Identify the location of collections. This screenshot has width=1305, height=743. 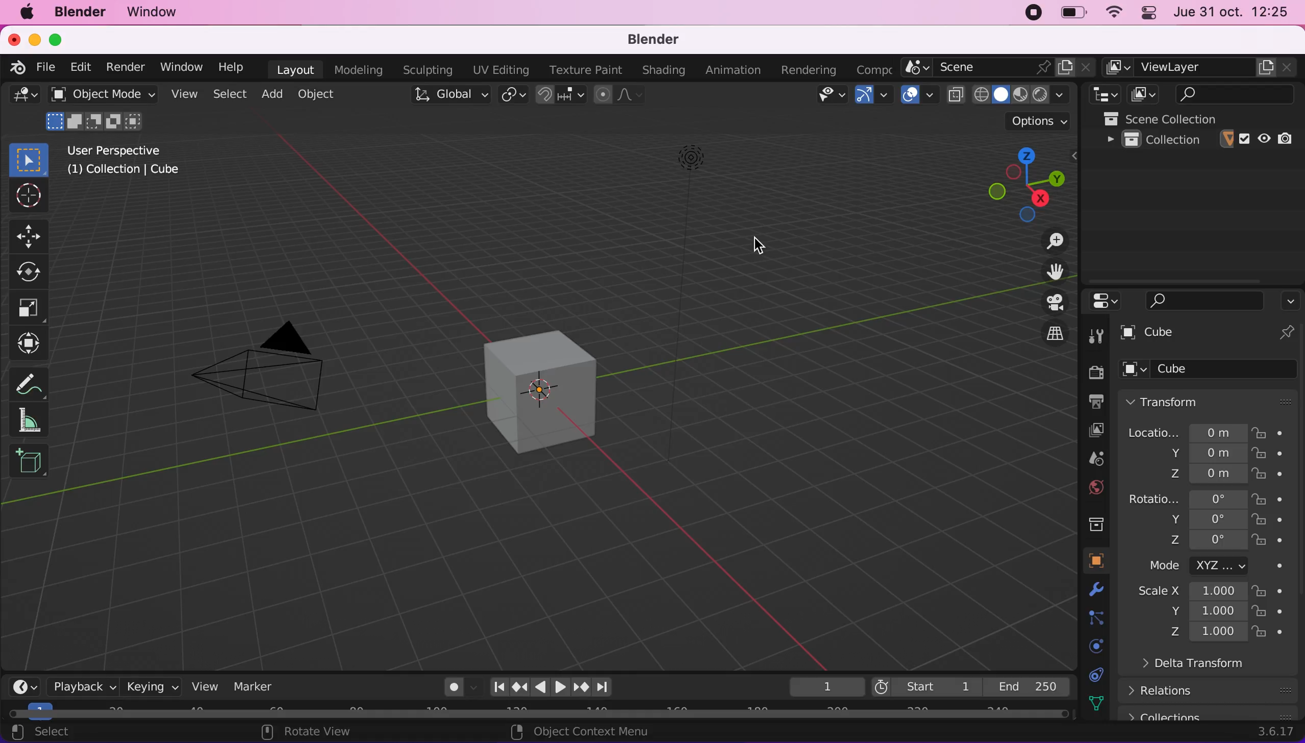
(1211, 713).